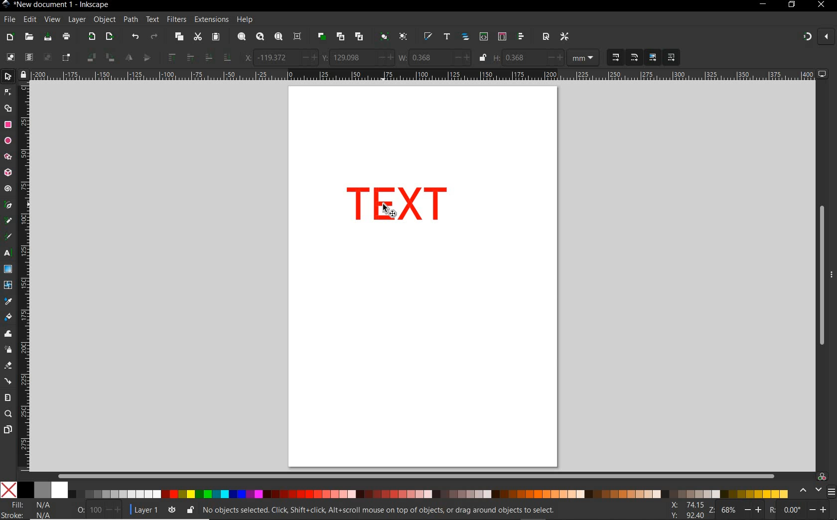  What do you see at coordinates (244, 20) in the screenshot?
I see `HELP` at bounding box center [244, 20].